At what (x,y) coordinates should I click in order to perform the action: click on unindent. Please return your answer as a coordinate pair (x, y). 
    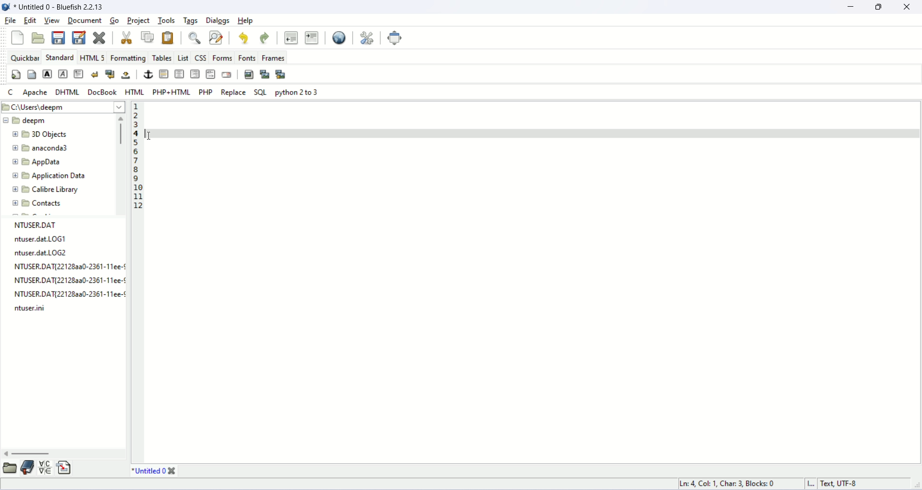
    Looking at the image, I should click on (291, 39).